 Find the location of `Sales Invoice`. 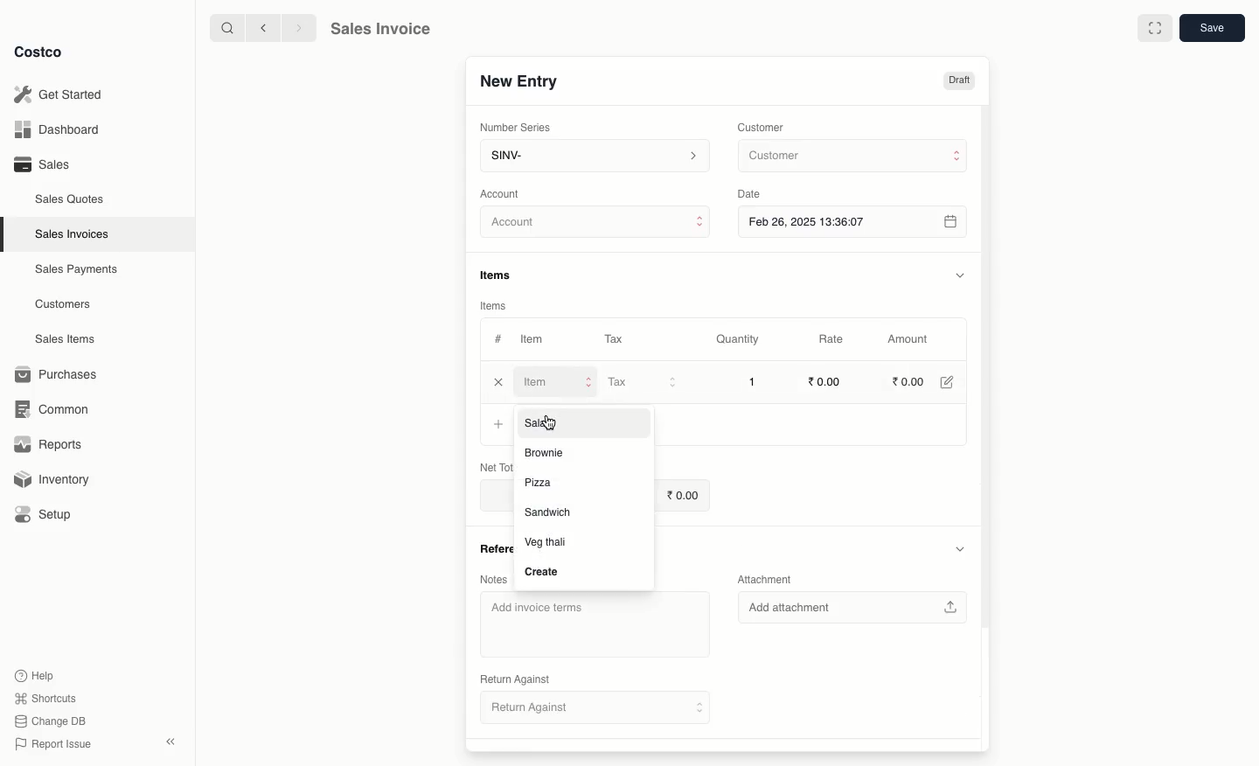

Sales Invoice is located at coordinates (380, 31).